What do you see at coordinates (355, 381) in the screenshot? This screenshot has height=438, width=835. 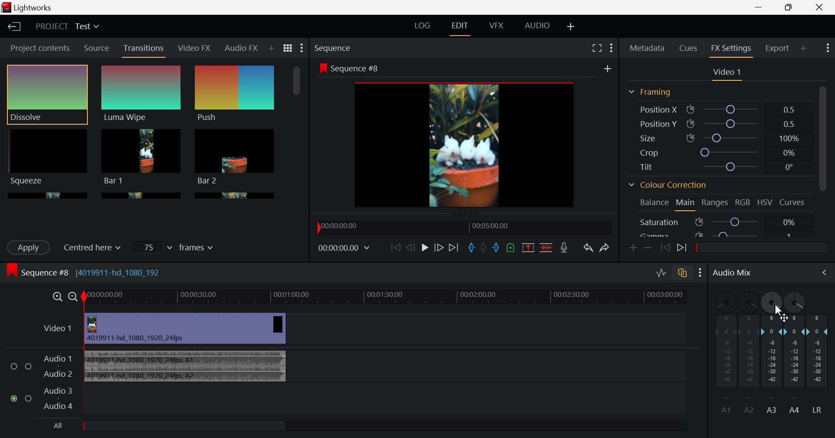 I see `Audio Input Field` at bounding box center [355, 381].